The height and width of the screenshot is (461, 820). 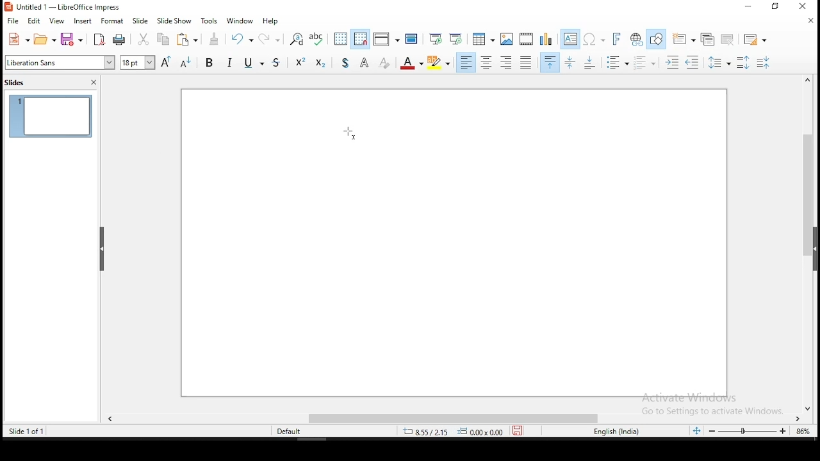 What do you see at coordinates (748, 431) in the screenshot?
I see `zoom slider` at bounding box center [748, 431].